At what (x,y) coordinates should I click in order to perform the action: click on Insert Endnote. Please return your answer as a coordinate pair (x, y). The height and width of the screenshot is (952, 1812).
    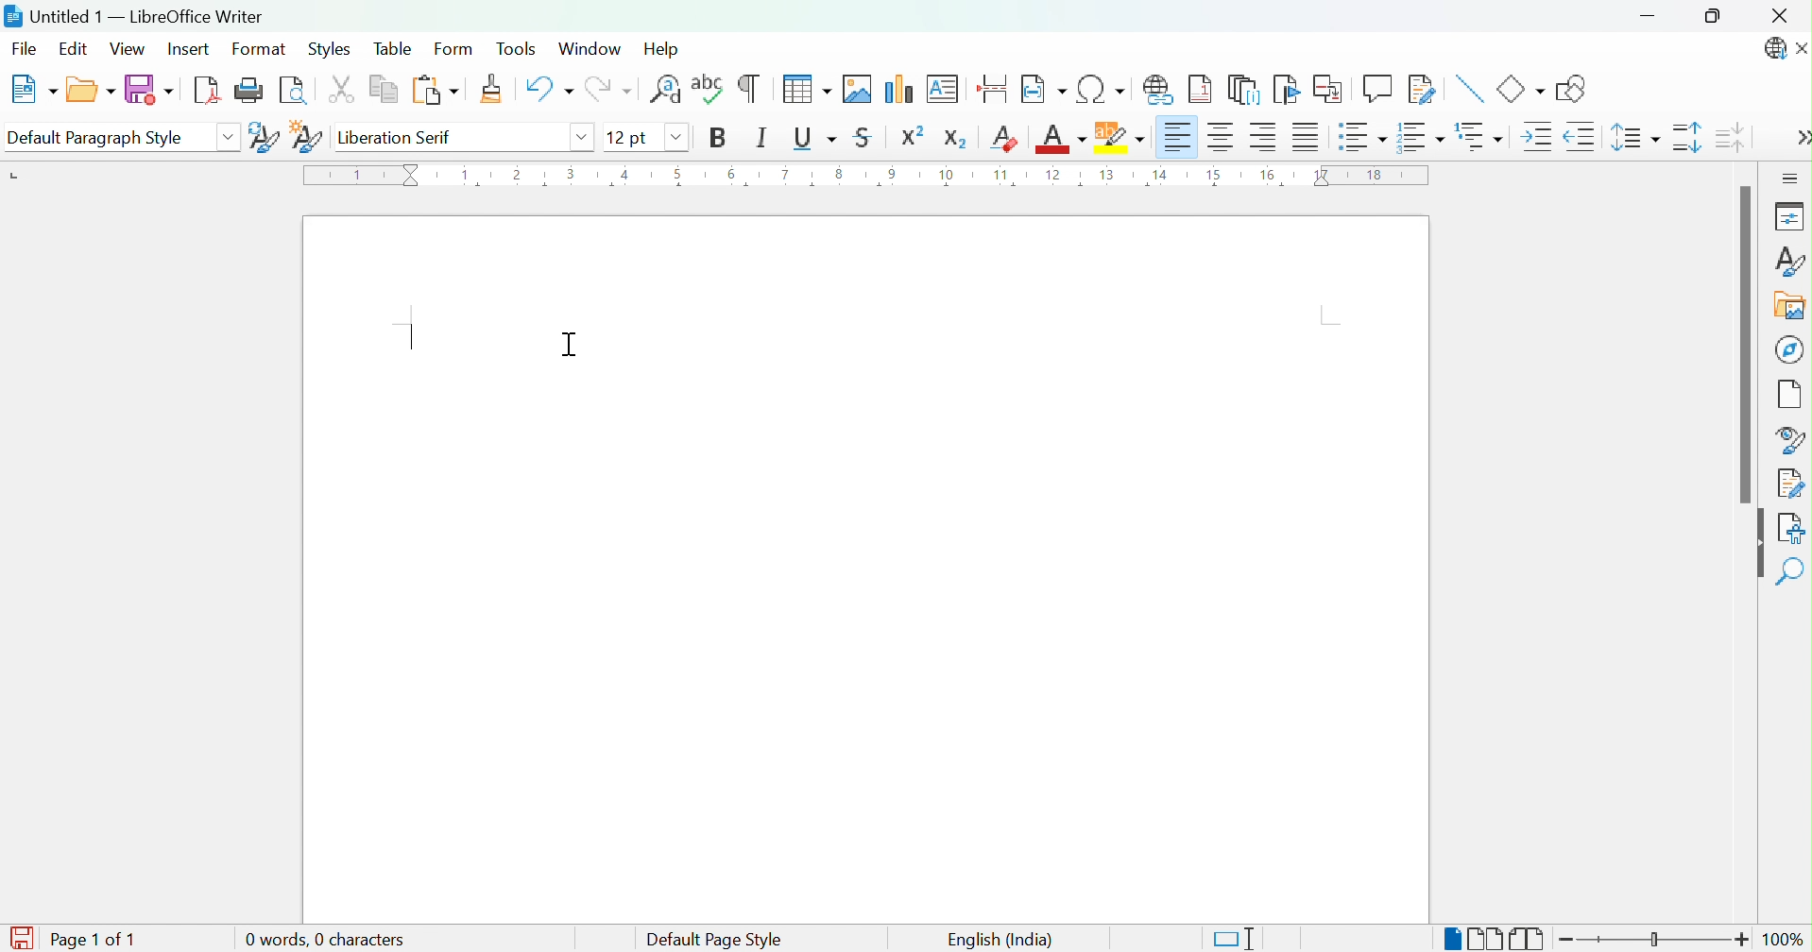
    Looking at the image, I should click on (1243, 89).